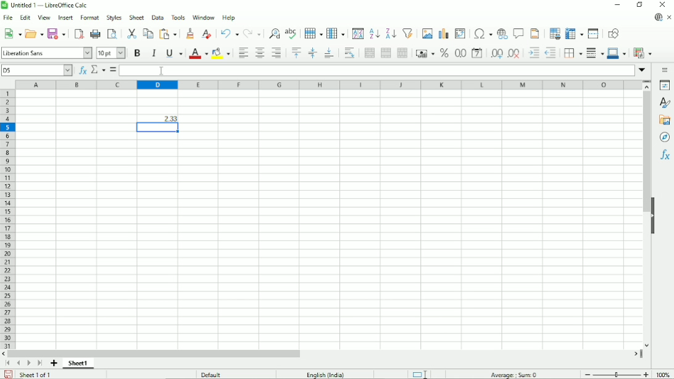  I want to click on Border color, so click(618, 54).